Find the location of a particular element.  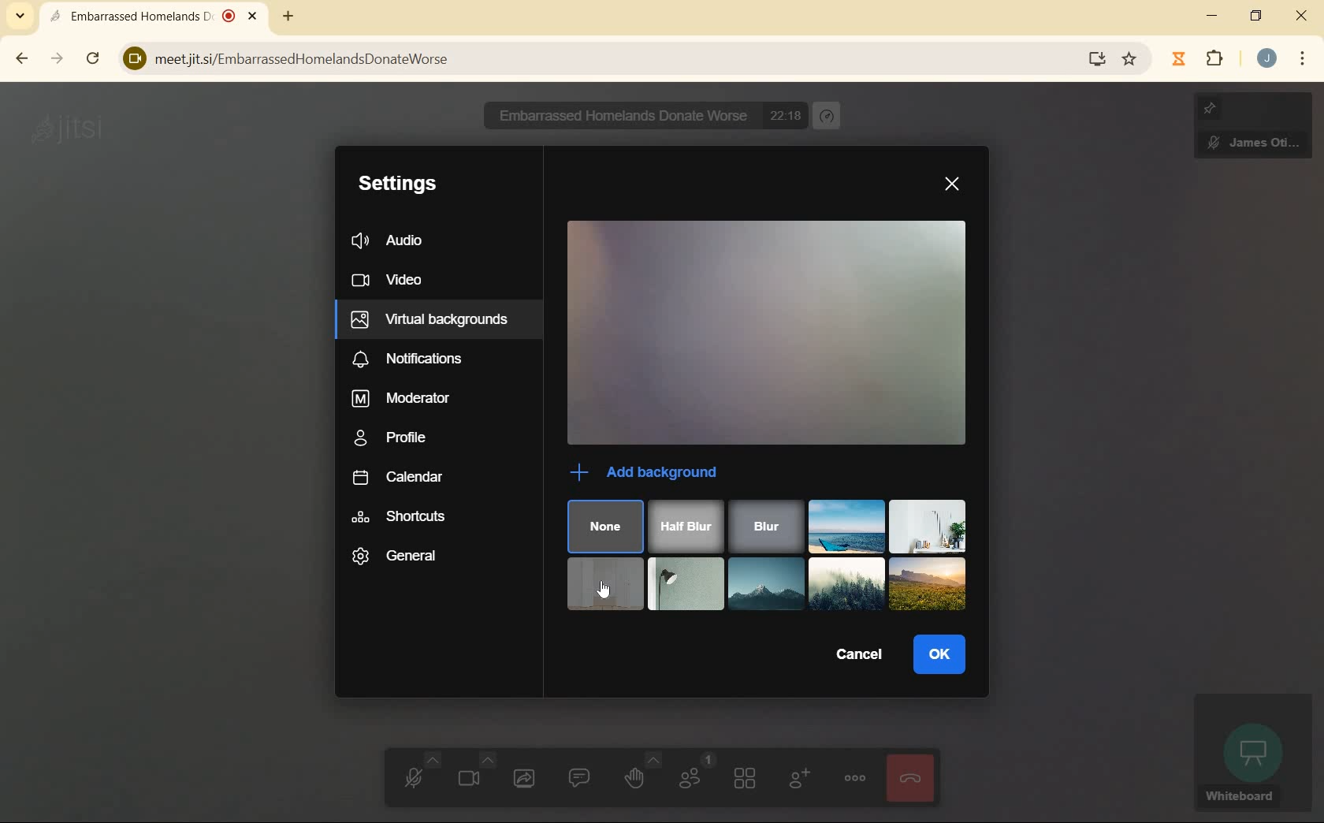

mountain is located at coordinates (764, 583).